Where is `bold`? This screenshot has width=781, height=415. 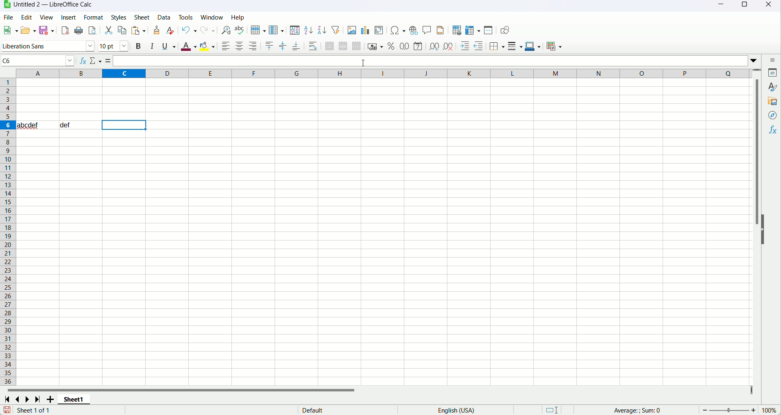
bold is located at coordinates (138, 46).